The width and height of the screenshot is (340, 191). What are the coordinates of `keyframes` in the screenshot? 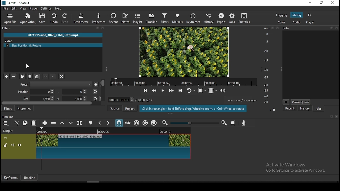 It's located at (11, 177).